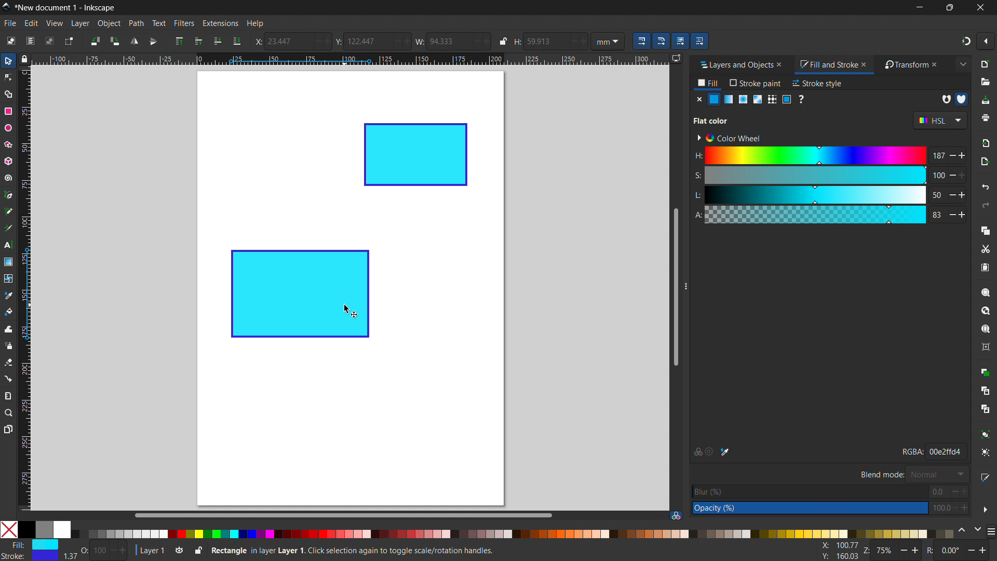 The width and height of the screenshot is (997, 561). What do you see at coordinates (985, 250) in the screenshot?
I see `cut` at bounding box center [985, 250].